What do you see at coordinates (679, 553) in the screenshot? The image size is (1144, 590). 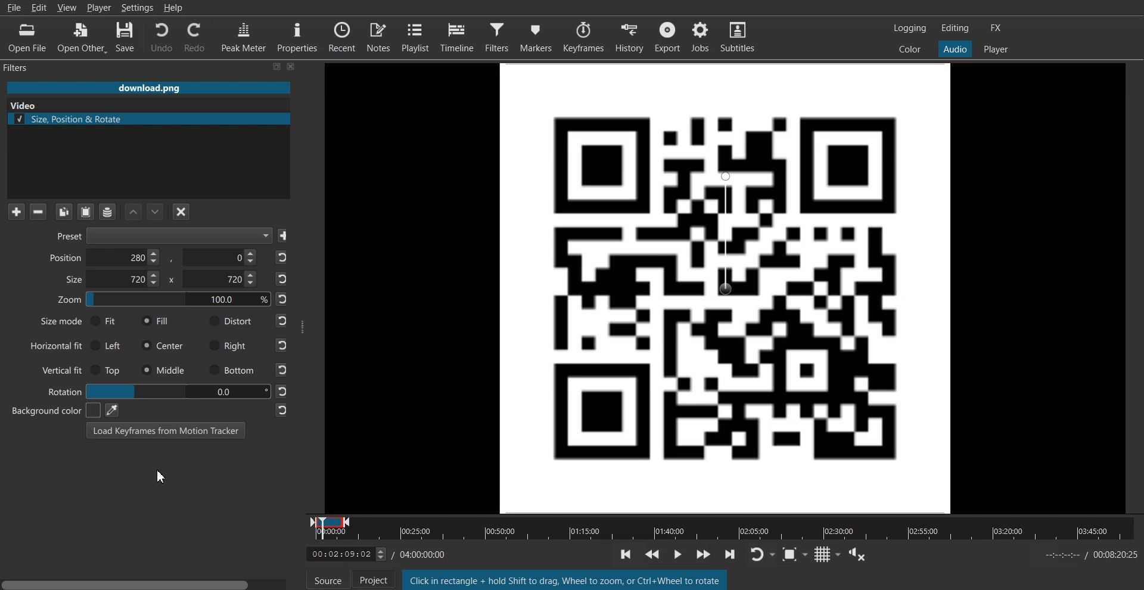 I see `Toggle play or pause` at bounding box center [679, 553].